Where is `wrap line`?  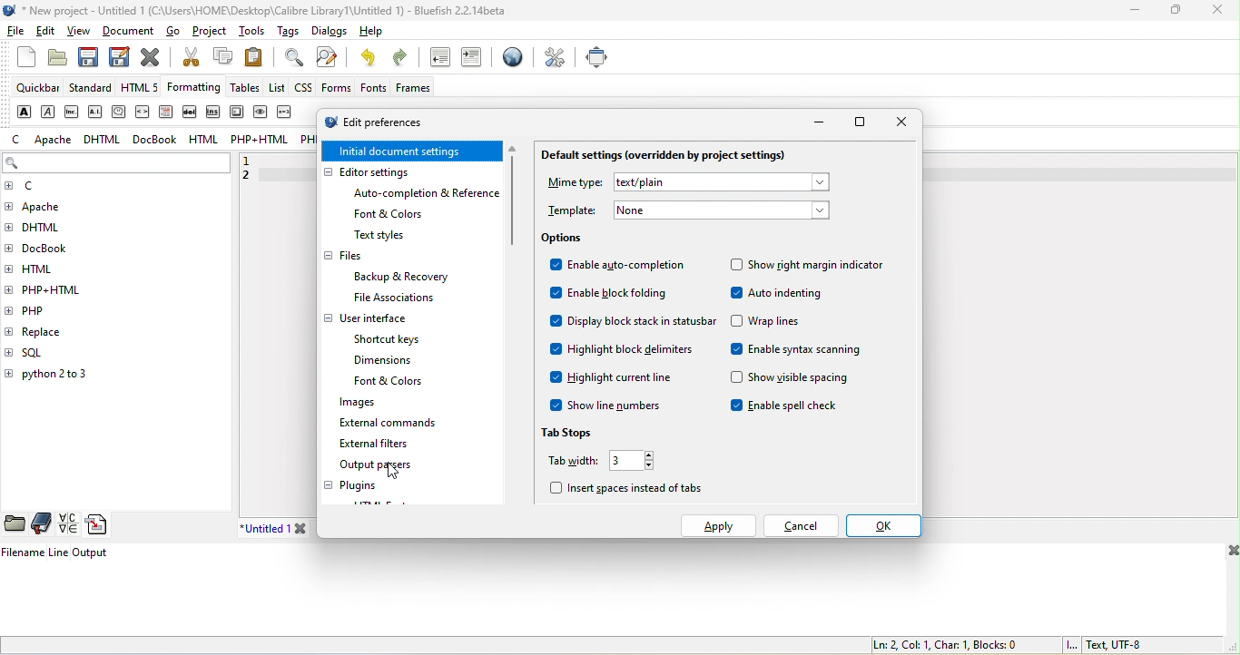 wrap line is located at coordinates (770, 323).